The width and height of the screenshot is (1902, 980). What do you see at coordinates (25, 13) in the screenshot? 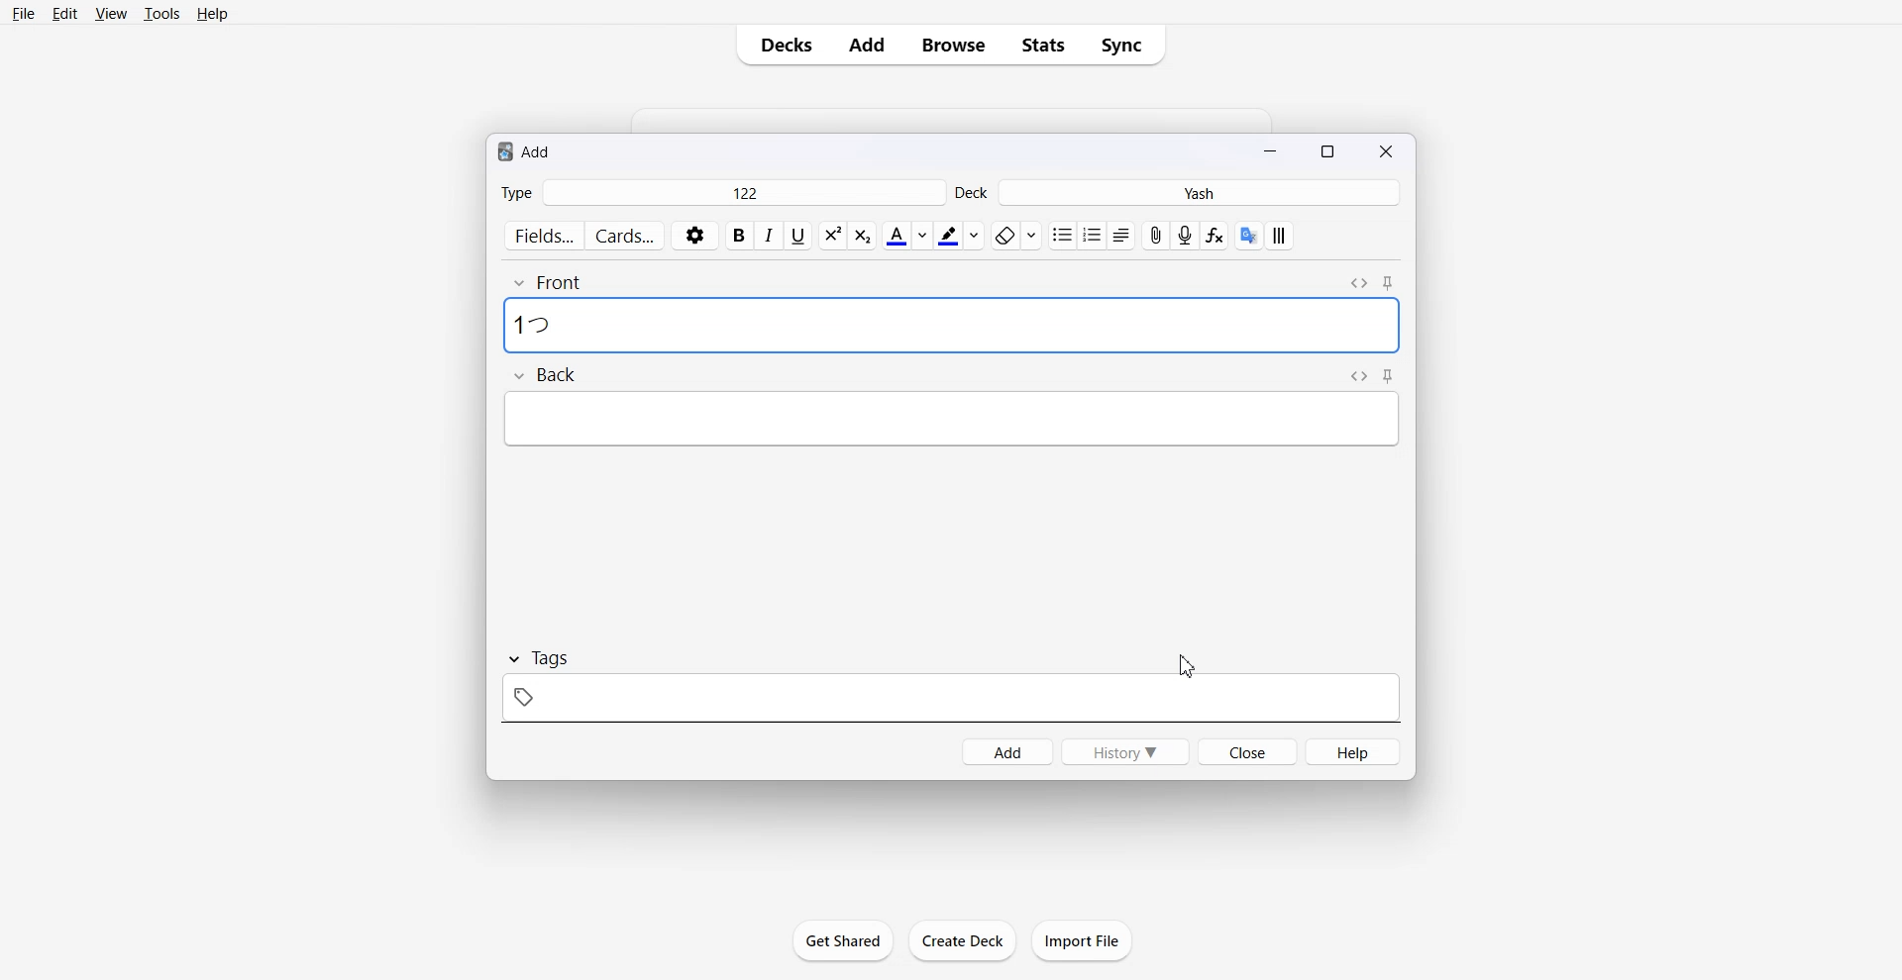
I see `File` at bounding box center [25, 13].